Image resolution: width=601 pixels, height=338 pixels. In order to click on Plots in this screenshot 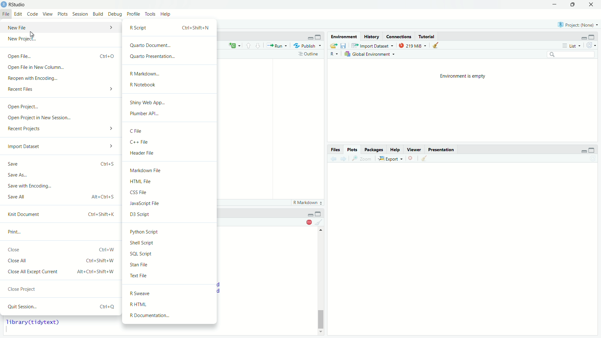, I will do `click(63, 14)`.